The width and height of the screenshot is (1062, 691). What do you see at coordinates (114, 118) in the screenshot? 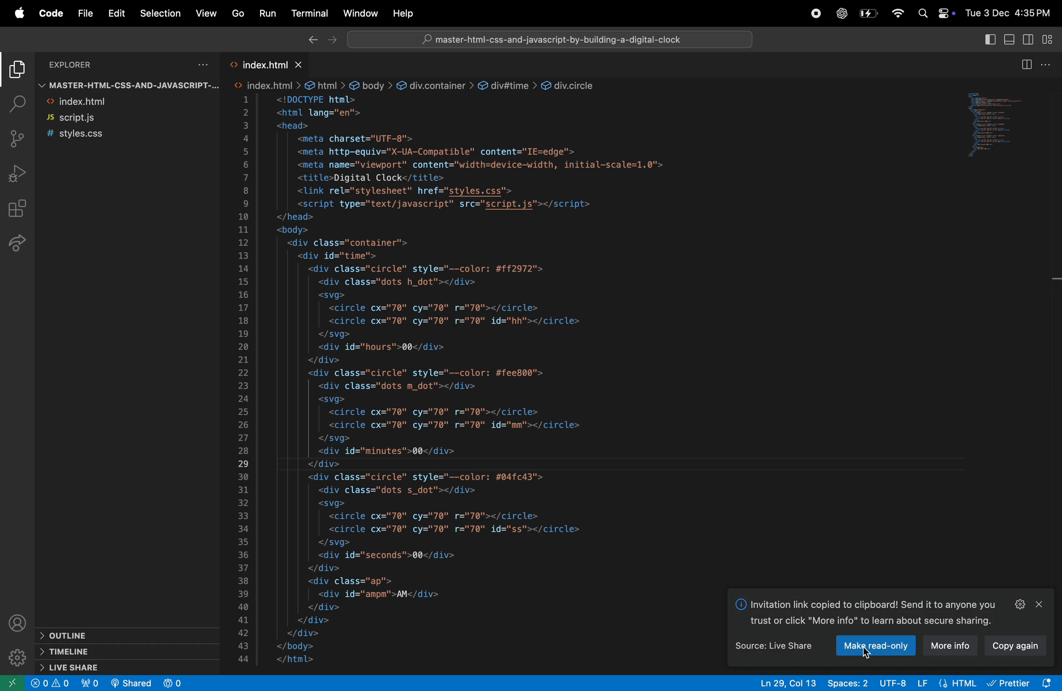
I see `script.js` at bounding box center [114, 118].